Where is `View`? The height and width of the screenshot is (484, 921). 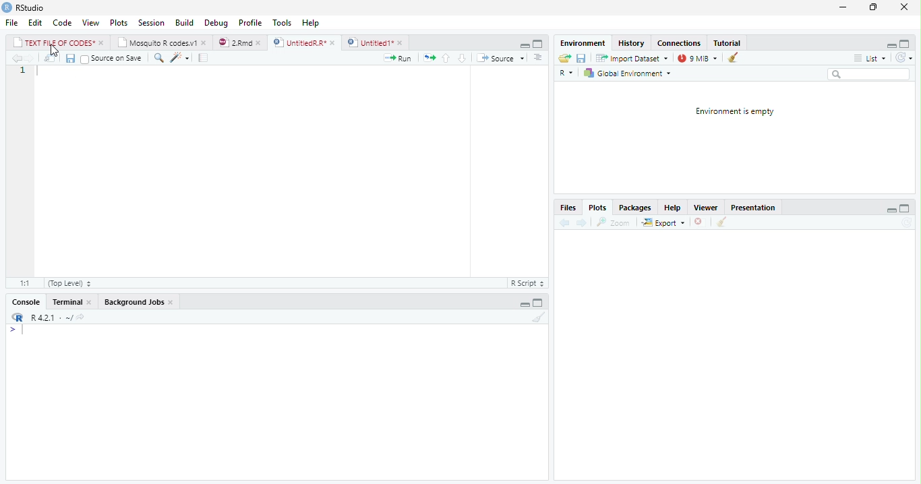
View is located at coordinates (91, 22).